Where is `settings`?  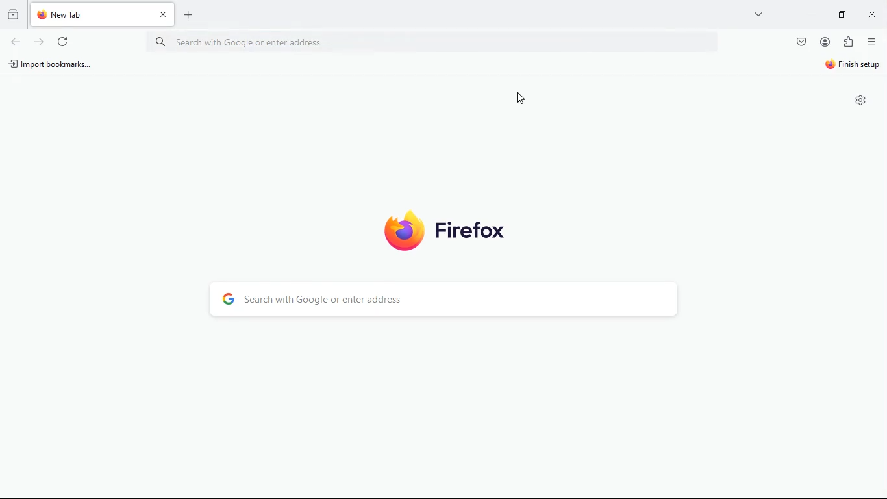 settings is located at coordinates (858, 101).